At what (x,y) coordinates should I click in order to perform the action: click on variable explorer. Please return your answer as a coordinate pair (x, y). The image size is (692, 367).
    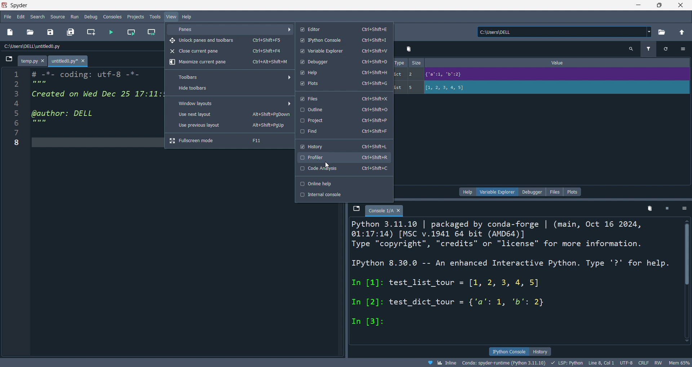
    Looking at the image, I should click on (344, 52).